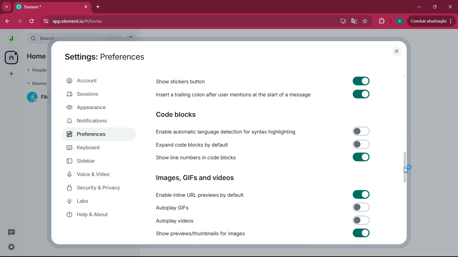 Image resolution: width=458 pixels, height=257 pixels. I want to click on Keyboard, so click(91, 148).